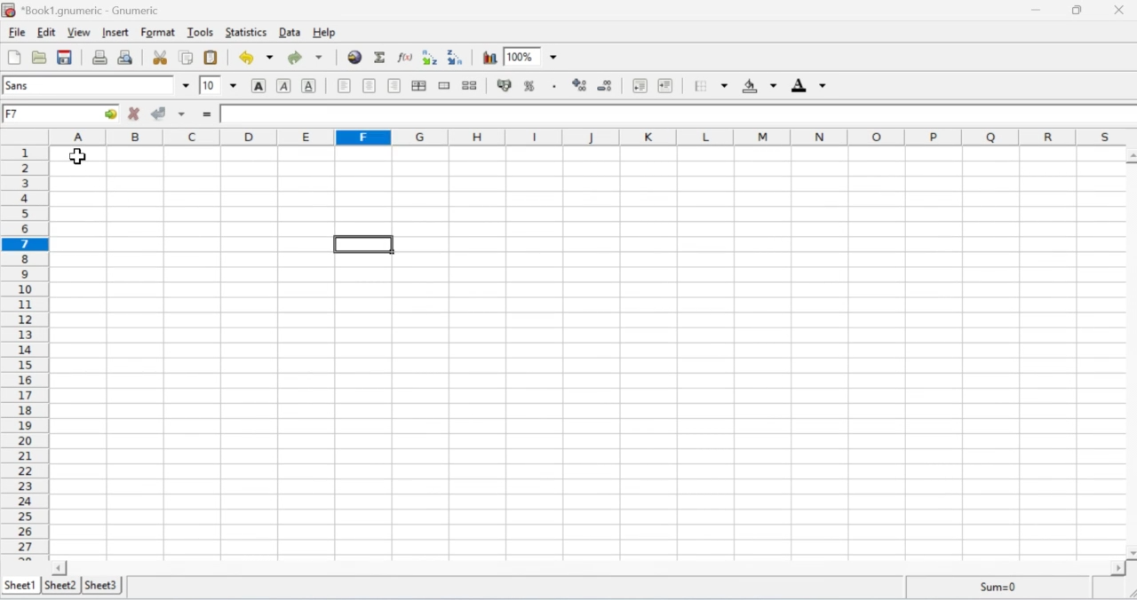 Image resolution: width=1137 pixels, height=600 pixels. I want to click on Increase the number of decimals displayed, so click(577, 83).